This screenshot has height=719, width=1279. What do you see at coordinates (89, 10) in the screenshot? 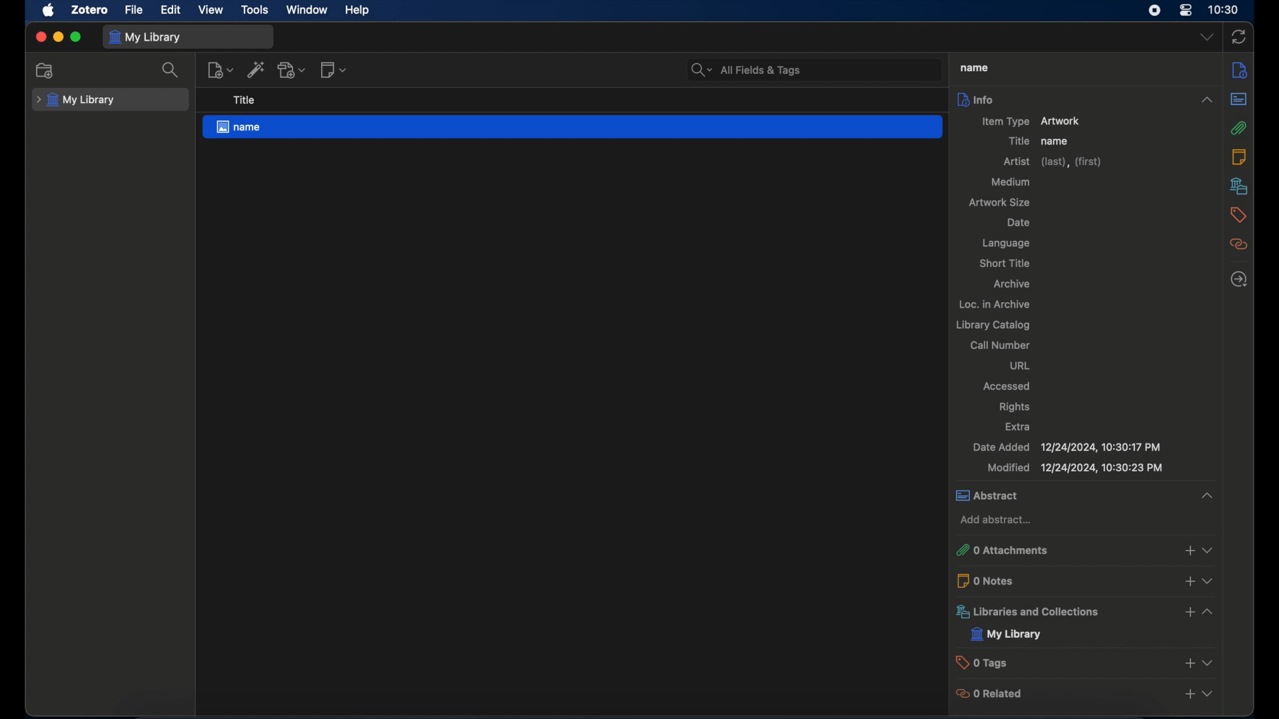
I see `zotero` at bounding box center [89, 10].